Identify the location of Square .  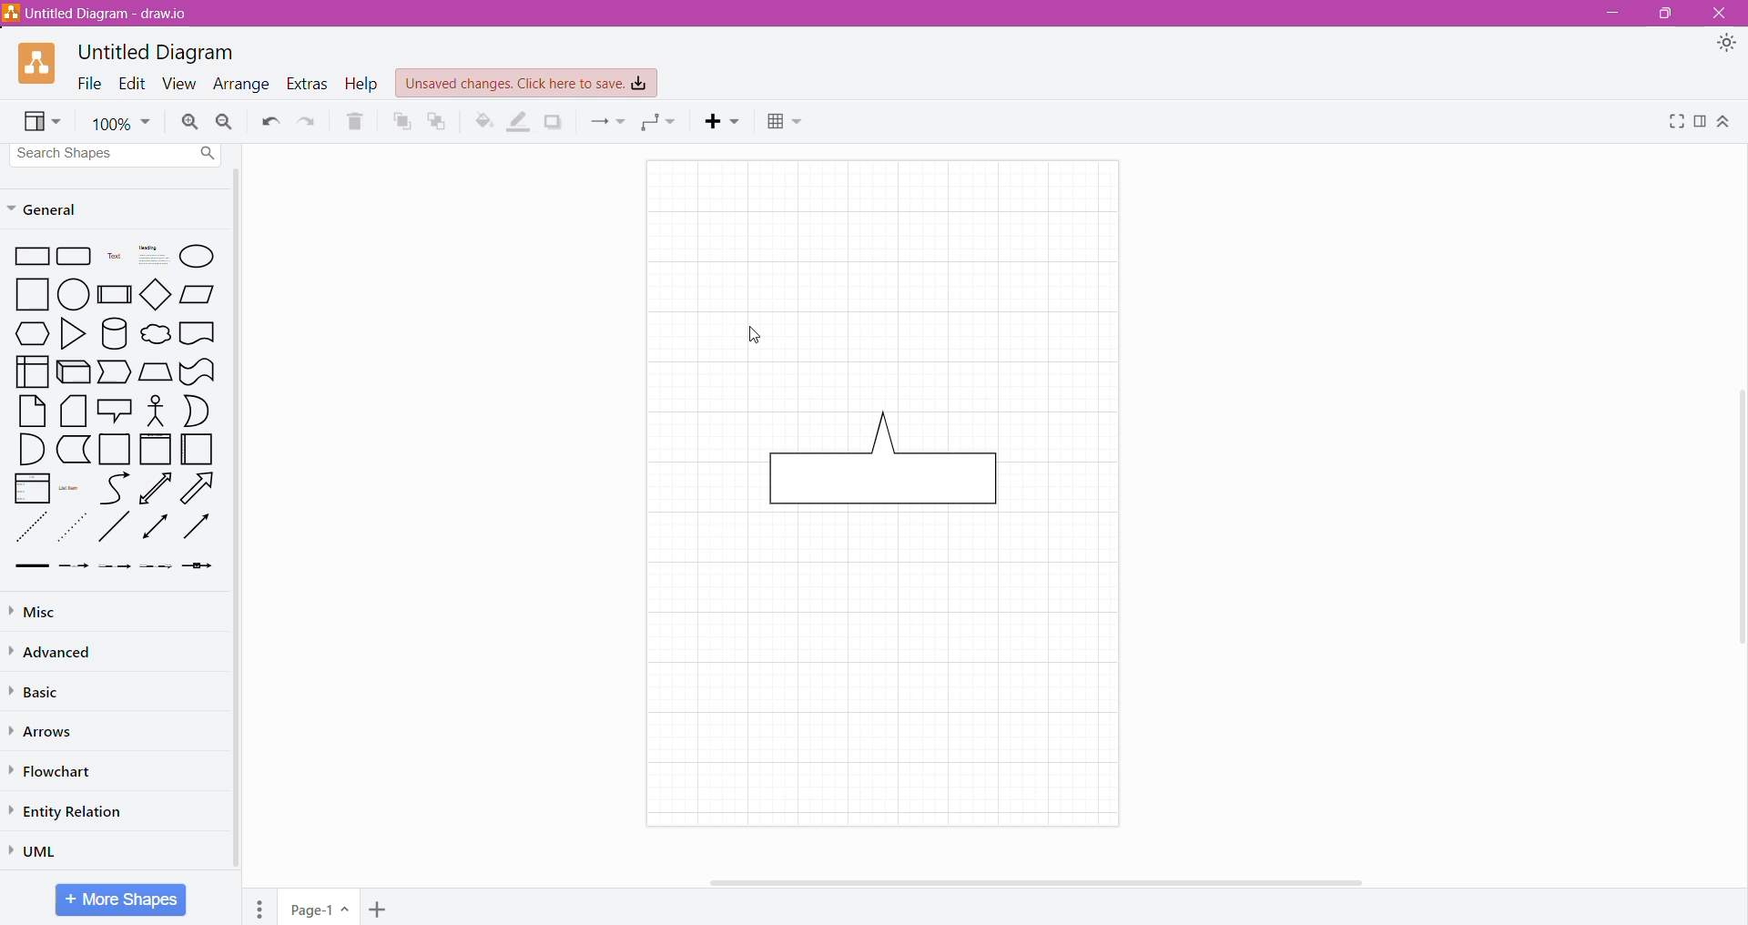
(115, 450).